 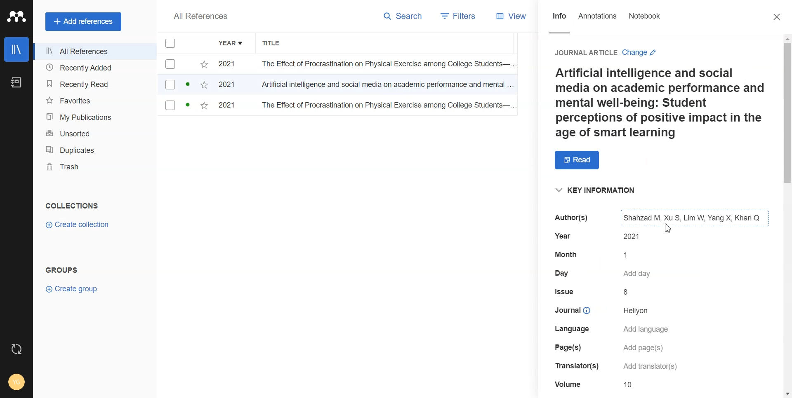 I want to click on 2021, so click(x=230, y=64).